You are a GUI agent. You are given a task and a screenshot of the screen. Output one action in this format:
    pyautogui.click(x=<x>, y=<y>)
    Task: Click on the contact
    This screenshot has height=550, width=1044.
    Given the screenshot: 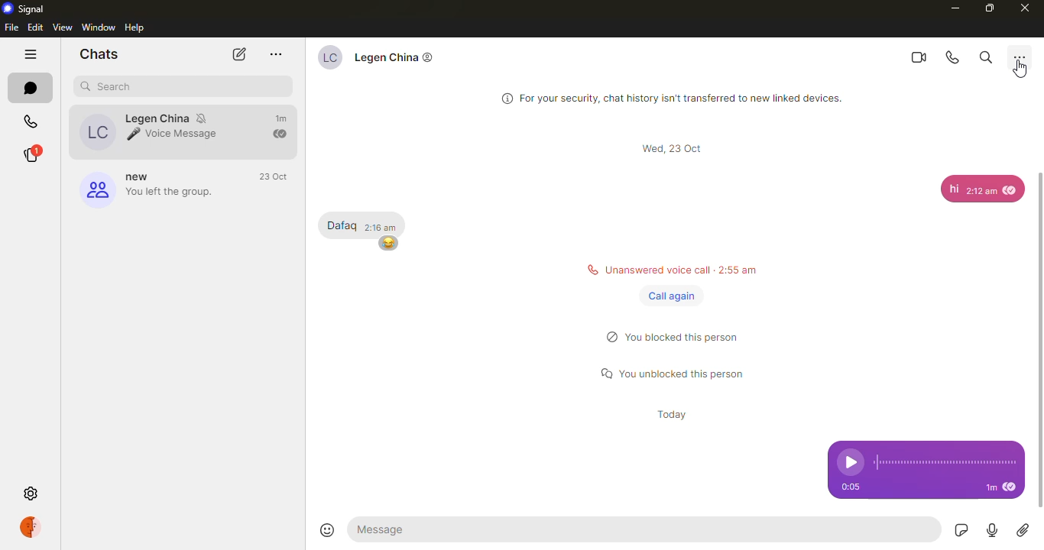 What is the action you would take?
    pyautogui.click(x=387, y=60)
    